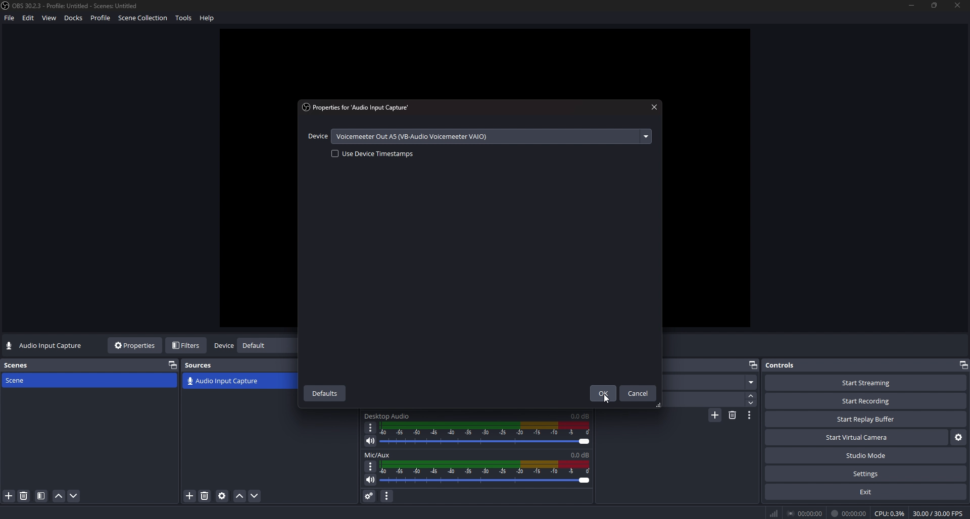 The width and height of the screenshot is (970, 519). What do you see at coordinates (240, 496) in the screenshot?
I see `move source up` at bounding box center [240, 496].